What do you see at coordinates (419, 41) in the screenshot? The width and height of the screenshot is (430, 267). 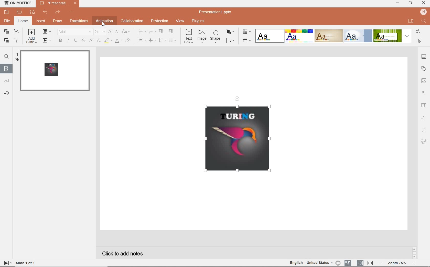 I see `select all` at bounding box center [419, 41].